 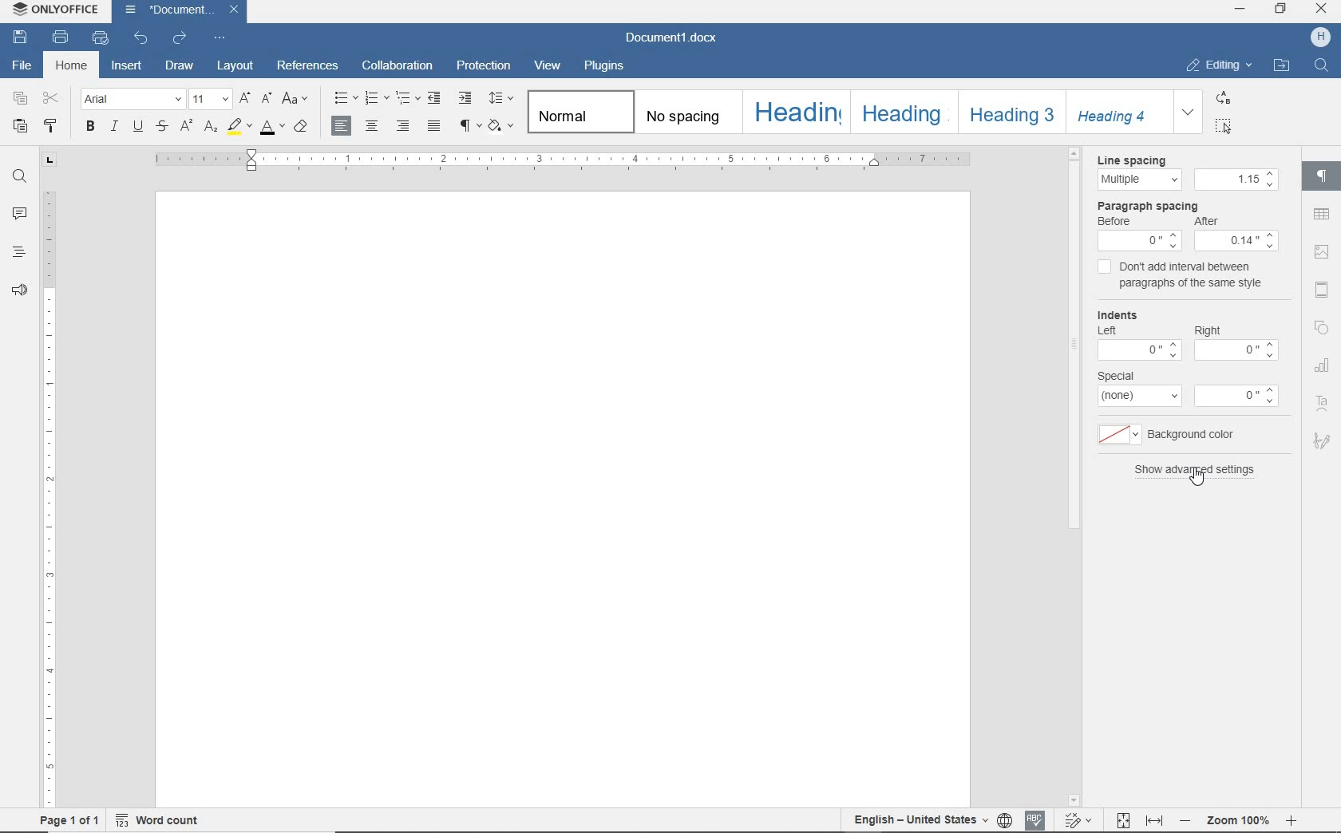 I want to click on REPLACE, so click(x=1223, y=98).